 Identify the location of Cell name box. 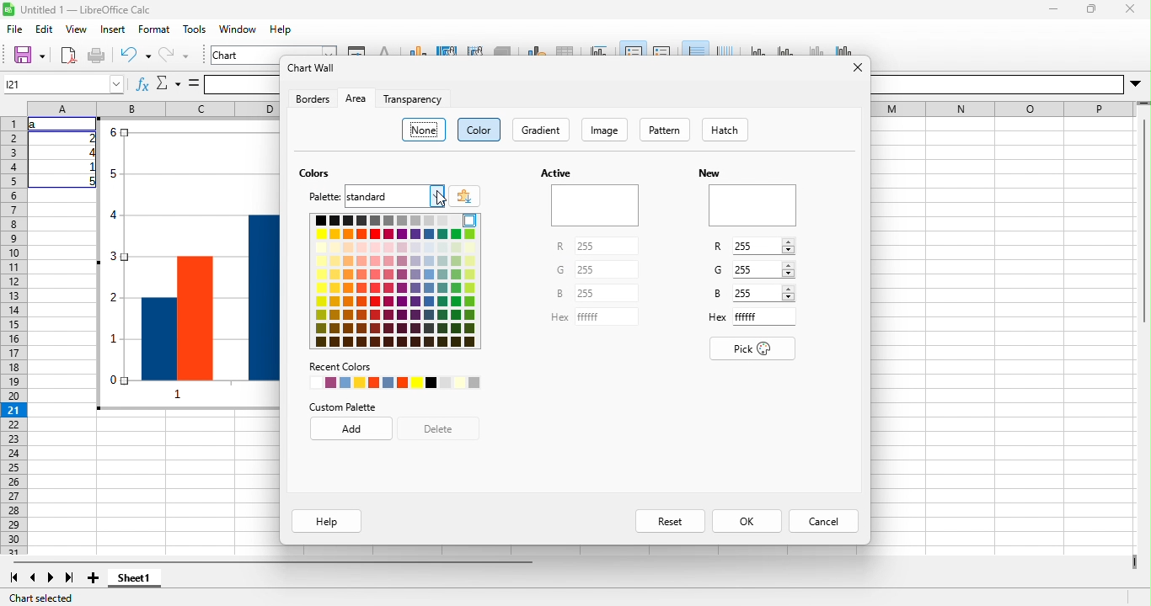
(64, 84).